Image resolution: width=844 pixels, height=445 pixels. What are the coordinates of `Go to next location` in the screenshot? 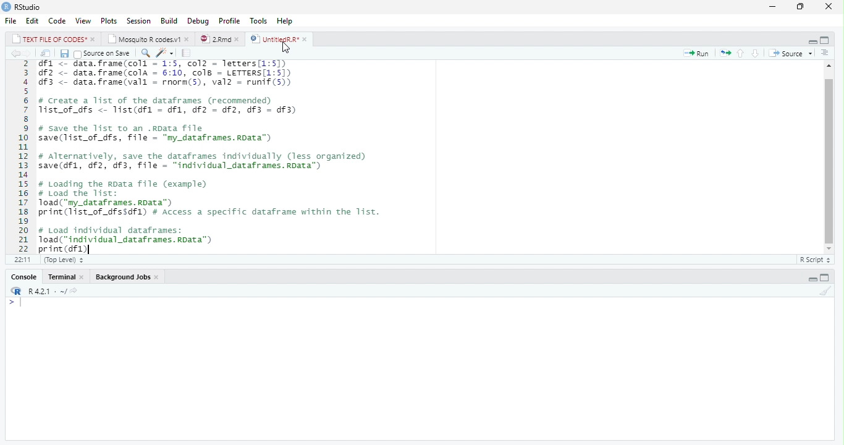 It's located at (28, 54).